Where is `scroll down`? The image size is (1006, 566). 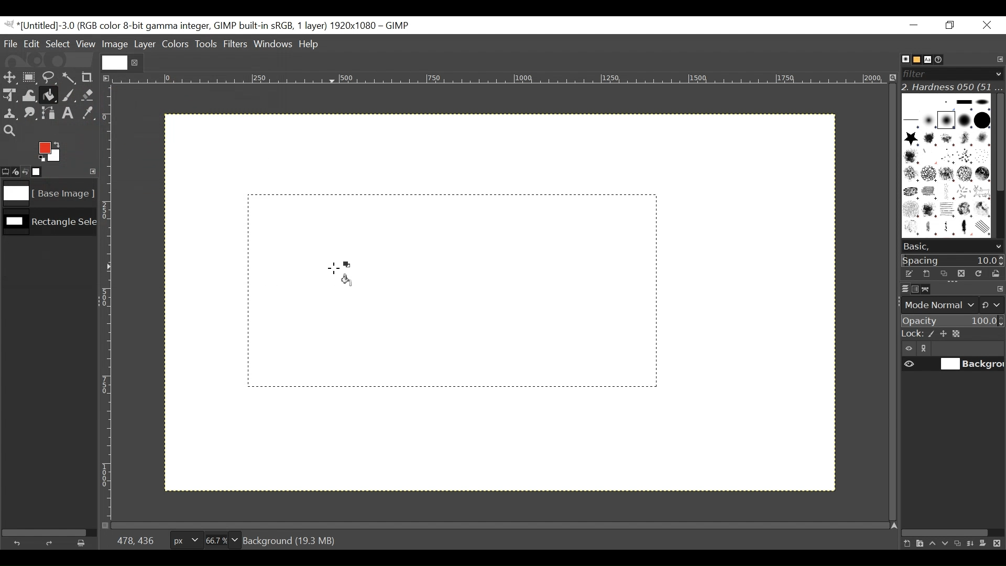 scroll down is located at coordinates (998, 247).